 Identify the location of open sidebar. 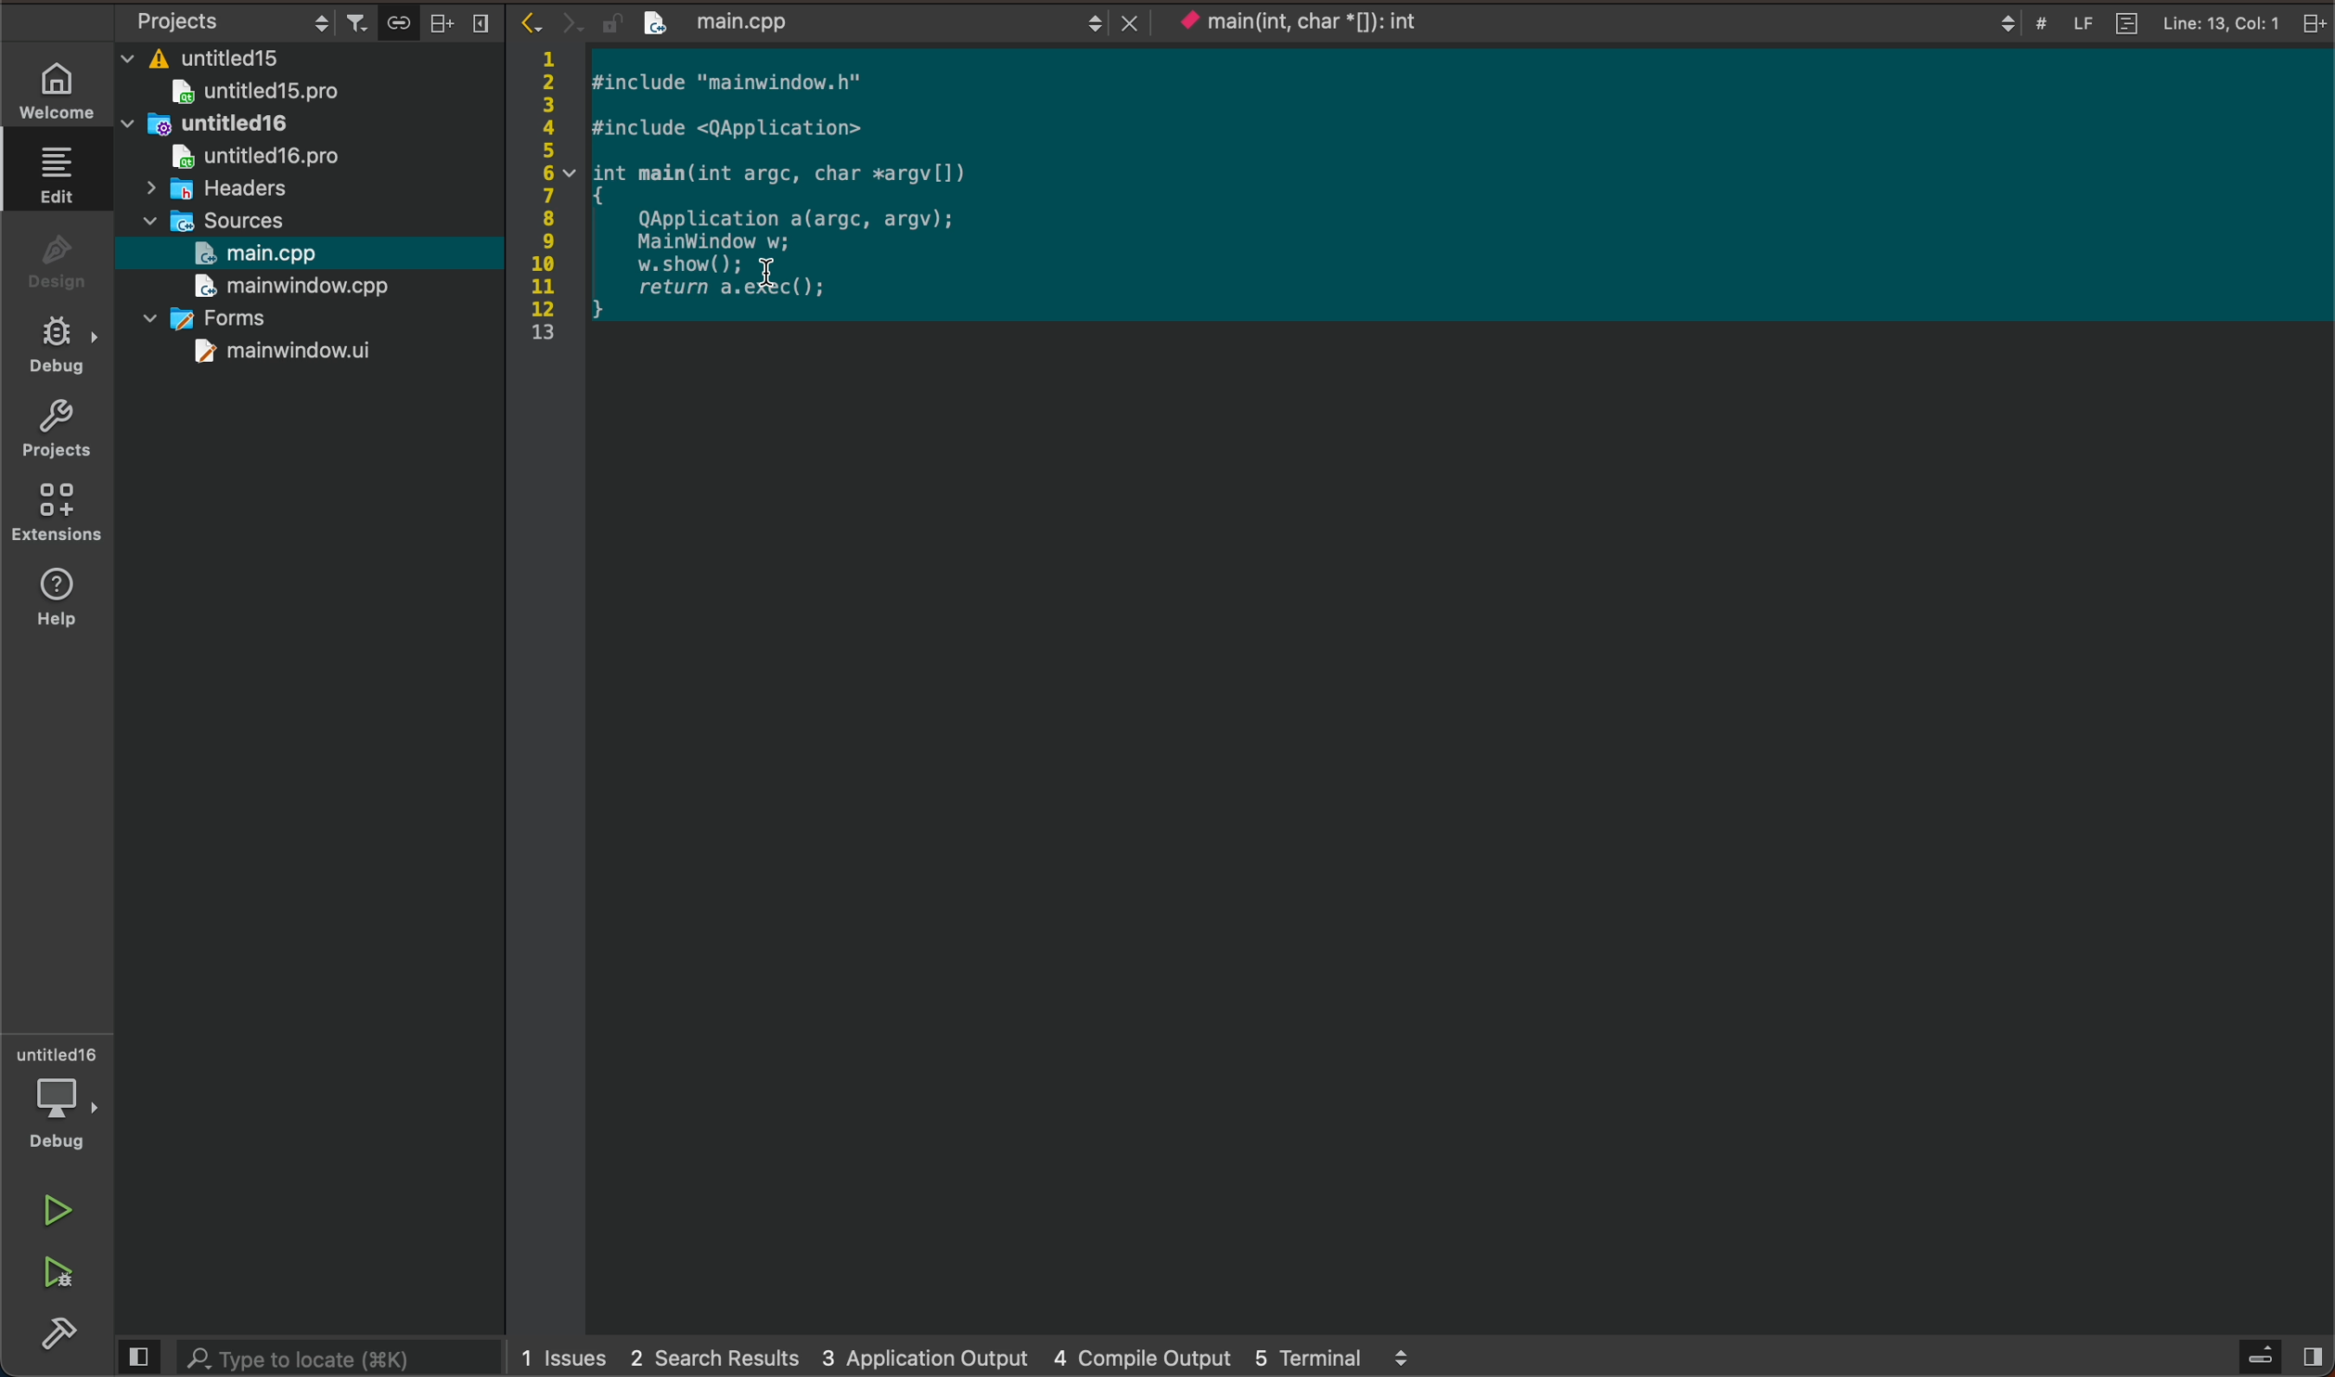
(2264, 1358).